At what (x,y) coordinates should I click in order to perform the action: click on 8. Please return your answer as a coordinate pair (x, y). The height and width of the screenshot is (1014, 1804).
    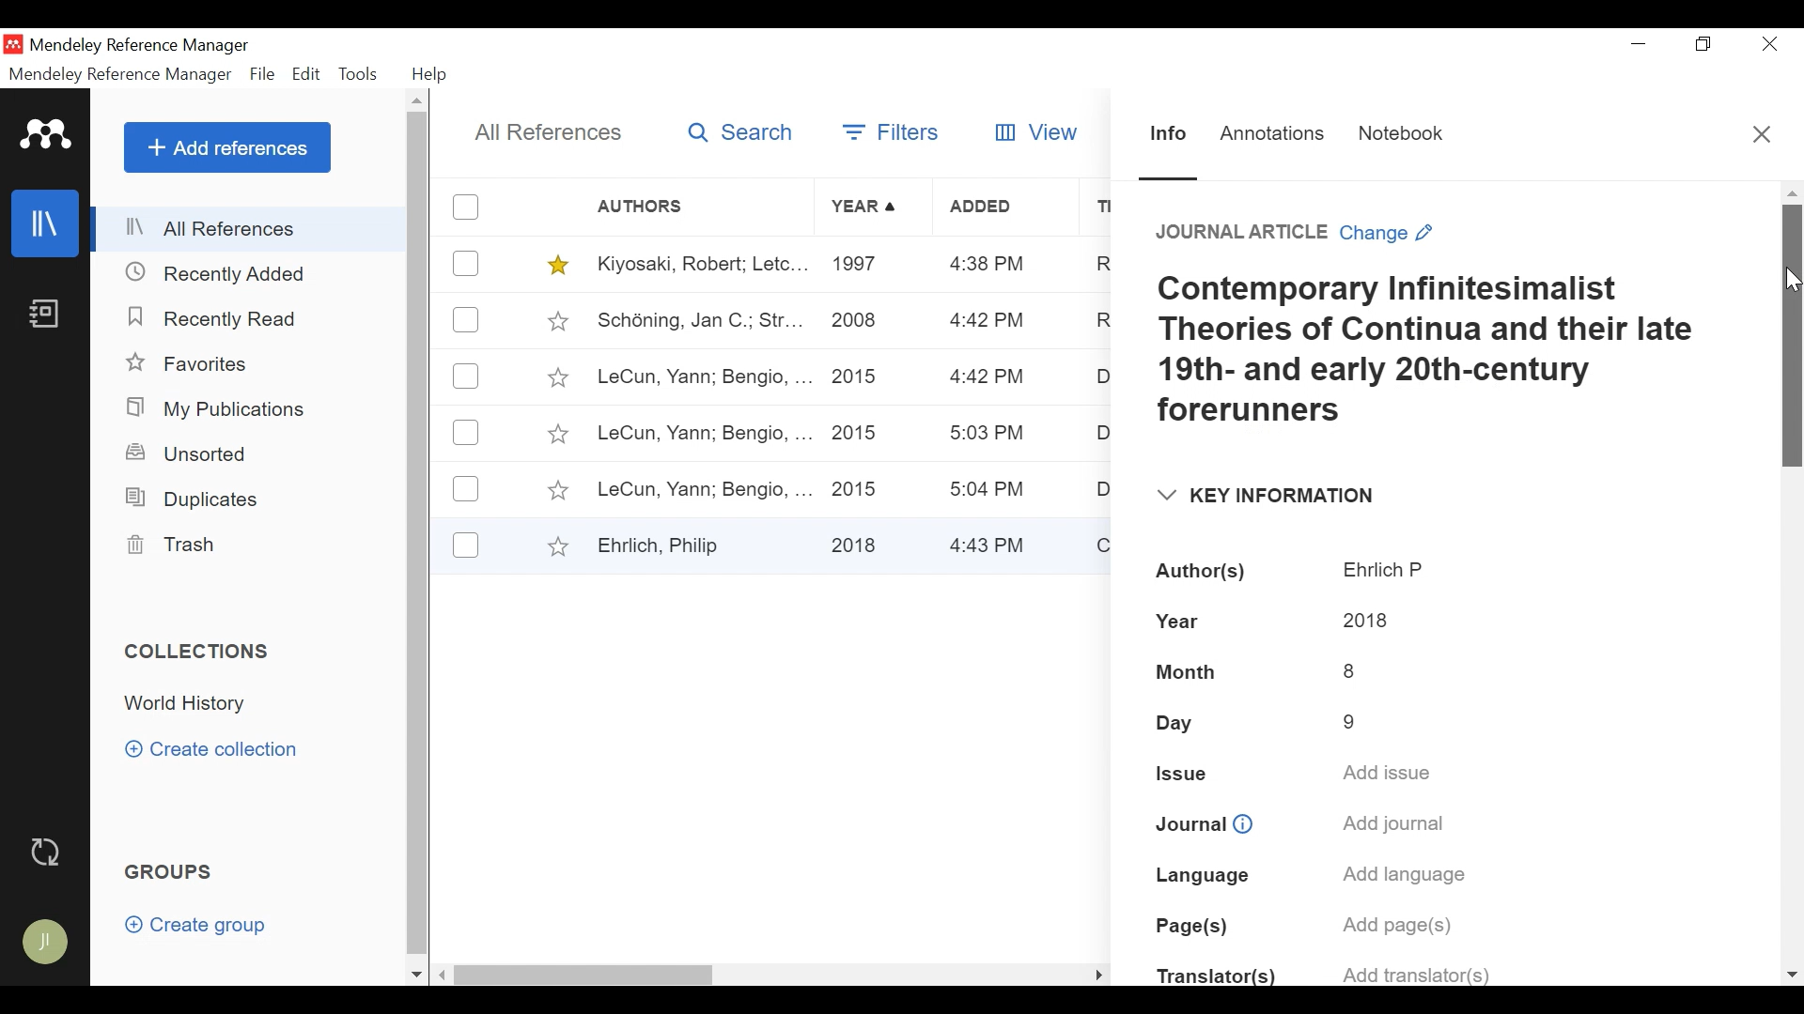
    Looking at the image, I should click on (1352, 668).